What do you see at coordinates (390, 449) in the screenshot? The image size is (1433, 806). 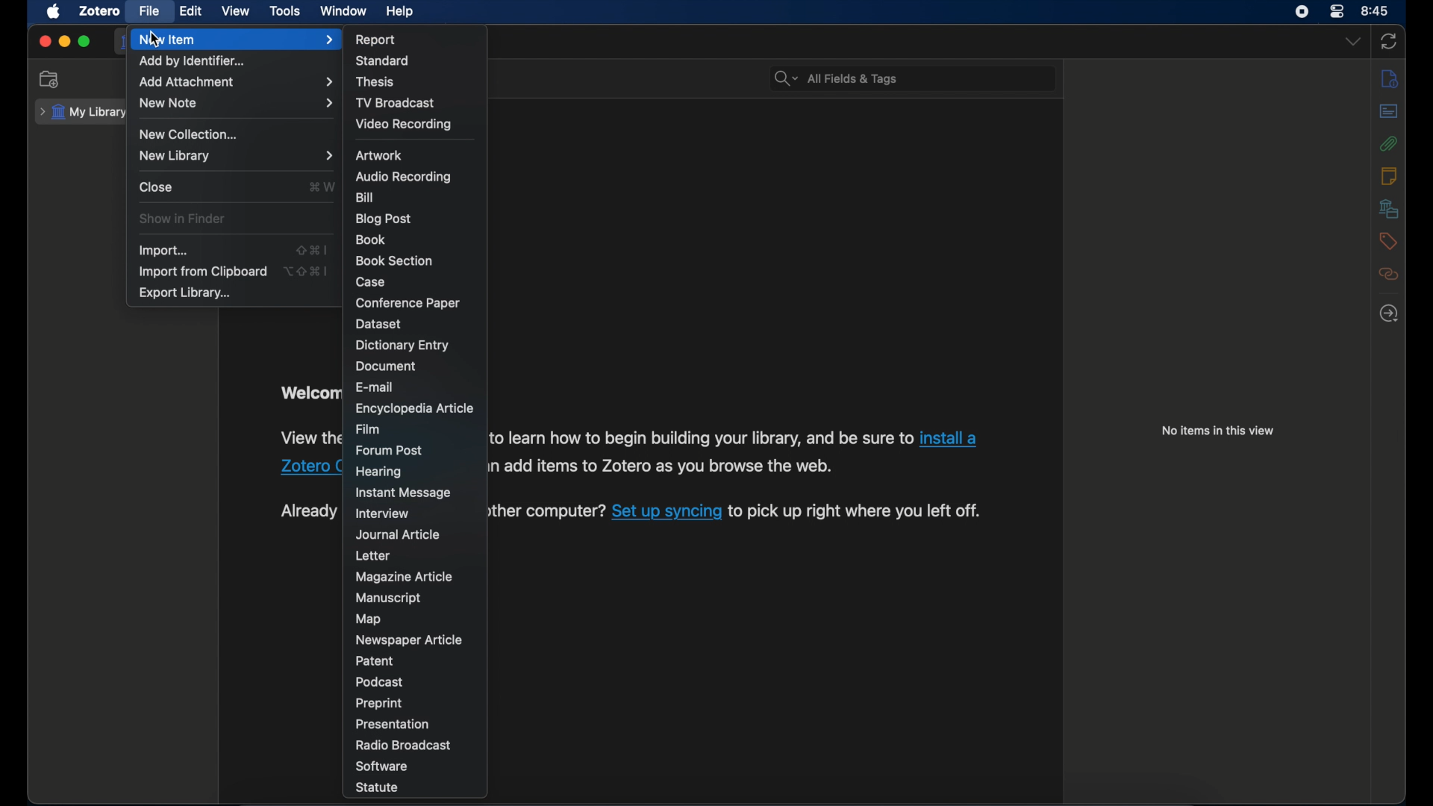 I see `forum post` at bounding box center [390, 449].